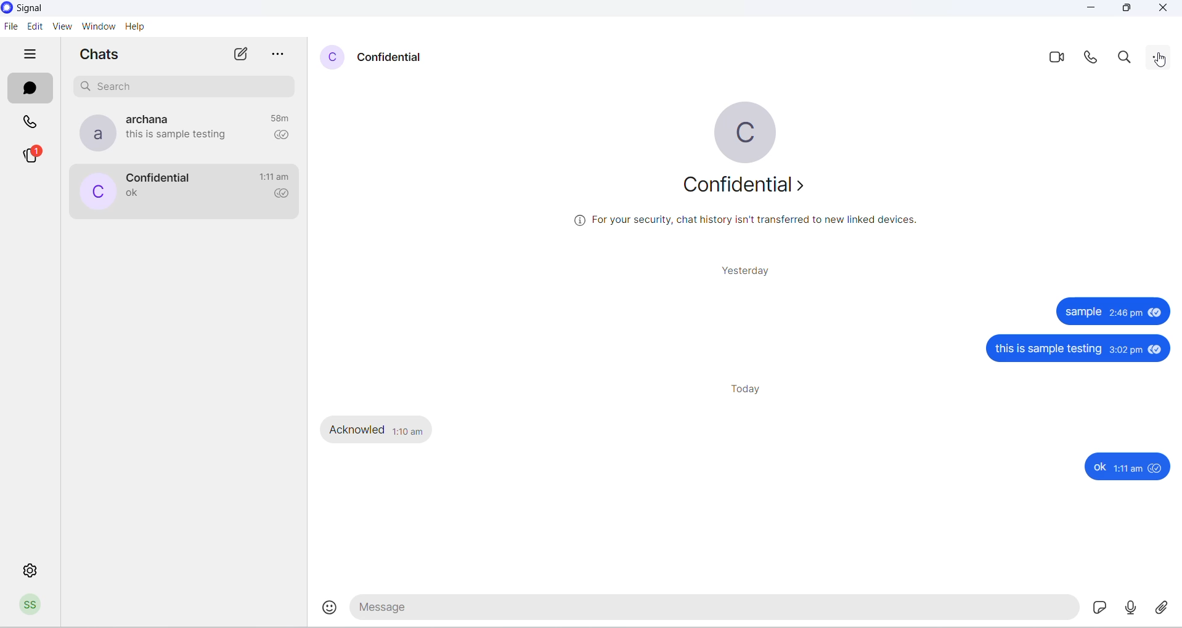 This screenshot has height=628, width=1182. What do you see at coordinates (1055, 57) in the screenshot?
I see `video call` at bounding box center [1055, 57].